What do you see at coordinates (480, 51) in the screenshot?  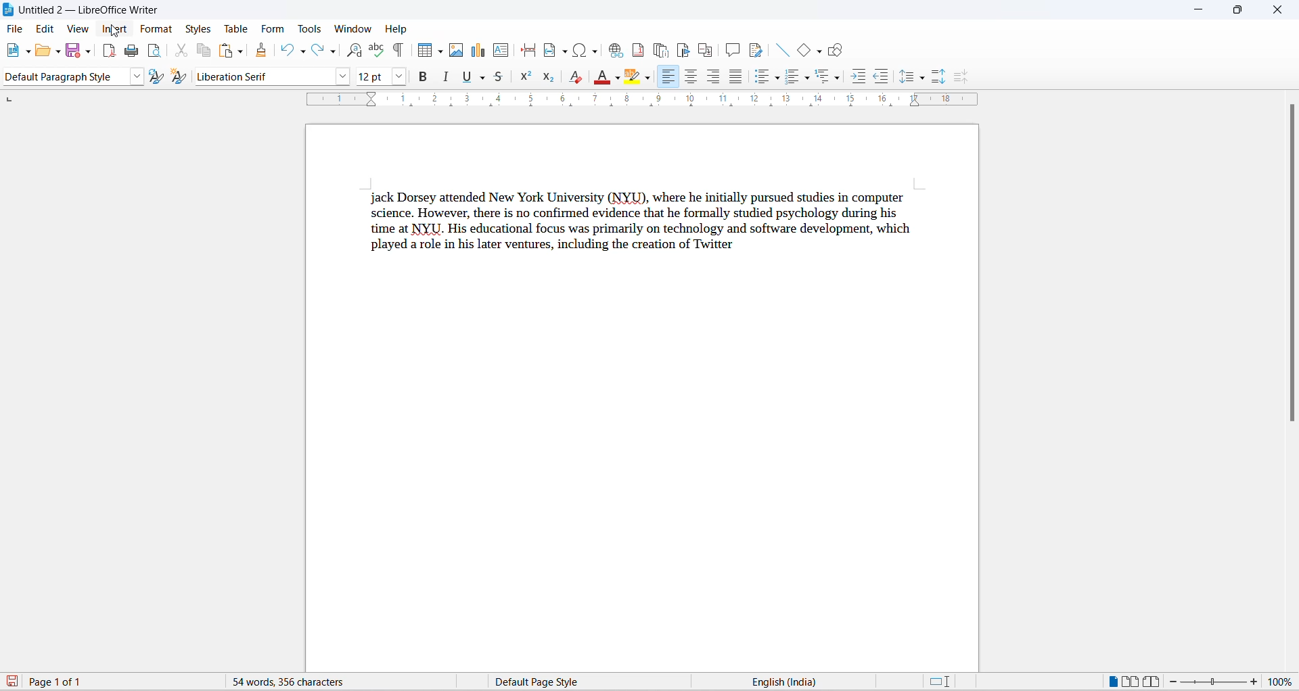 I see `insert chart` at bounding box center [480, 51].